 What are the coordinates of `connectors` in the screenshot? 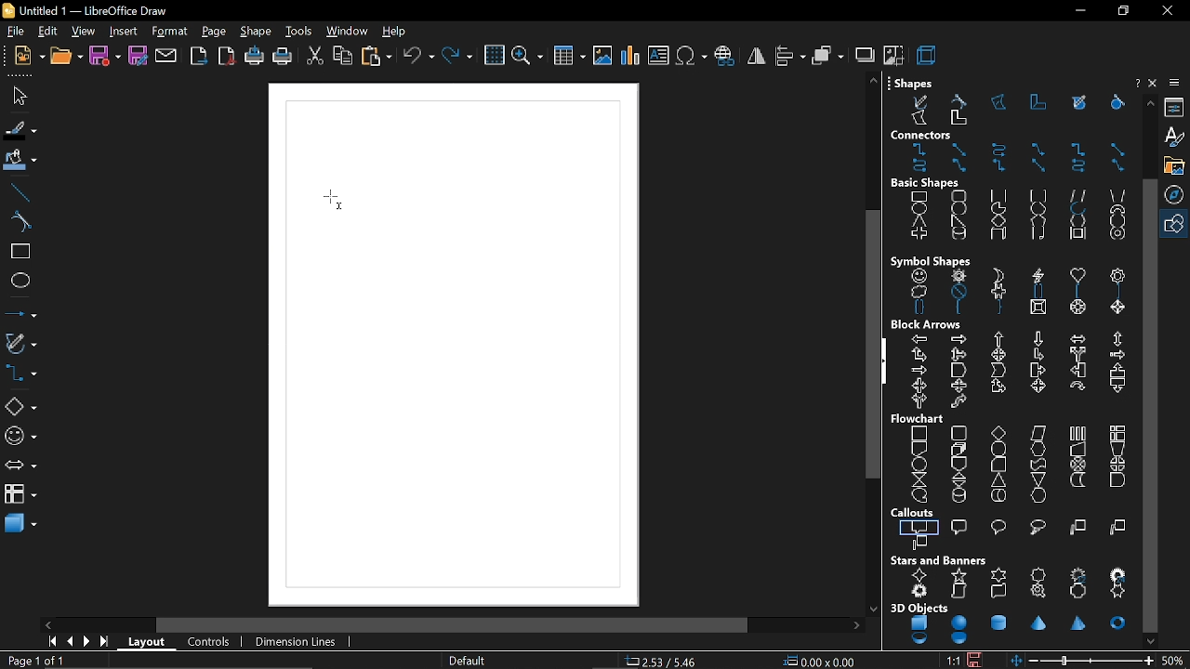 It's located at (923, 135).